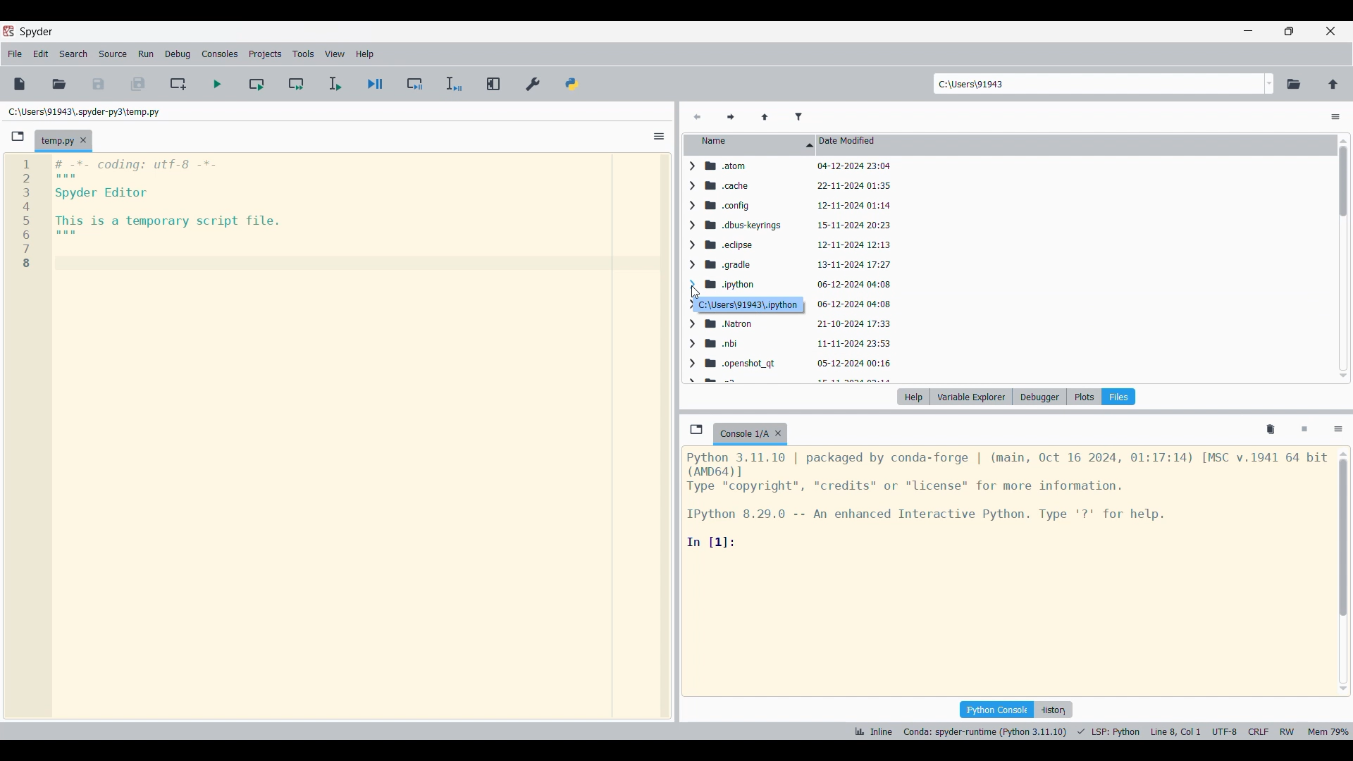 This screenshot has height=761, width=1353. I want to click on Close interface , so click(1330, 31).